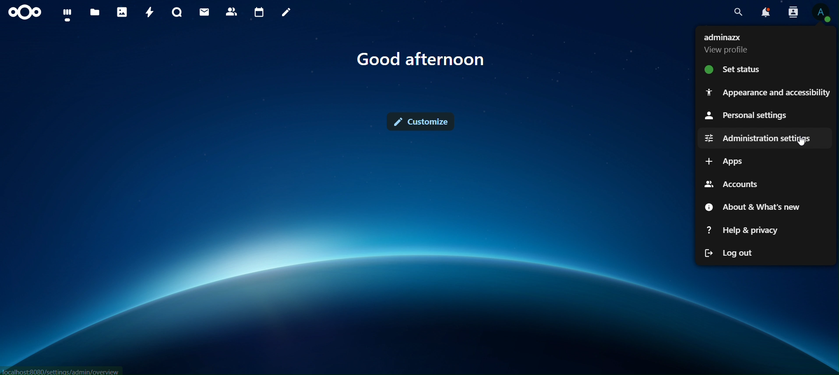  I want to click on set status, so click(736, 69).